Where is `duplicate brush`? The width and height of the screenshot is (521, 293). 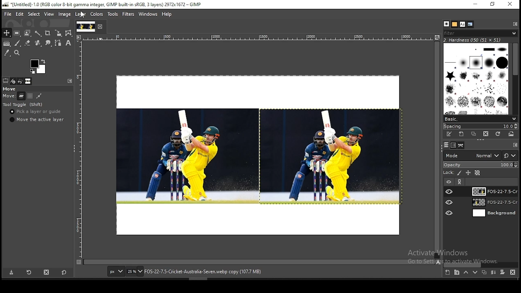 duplicate brush is located at coordinates (474, 134).